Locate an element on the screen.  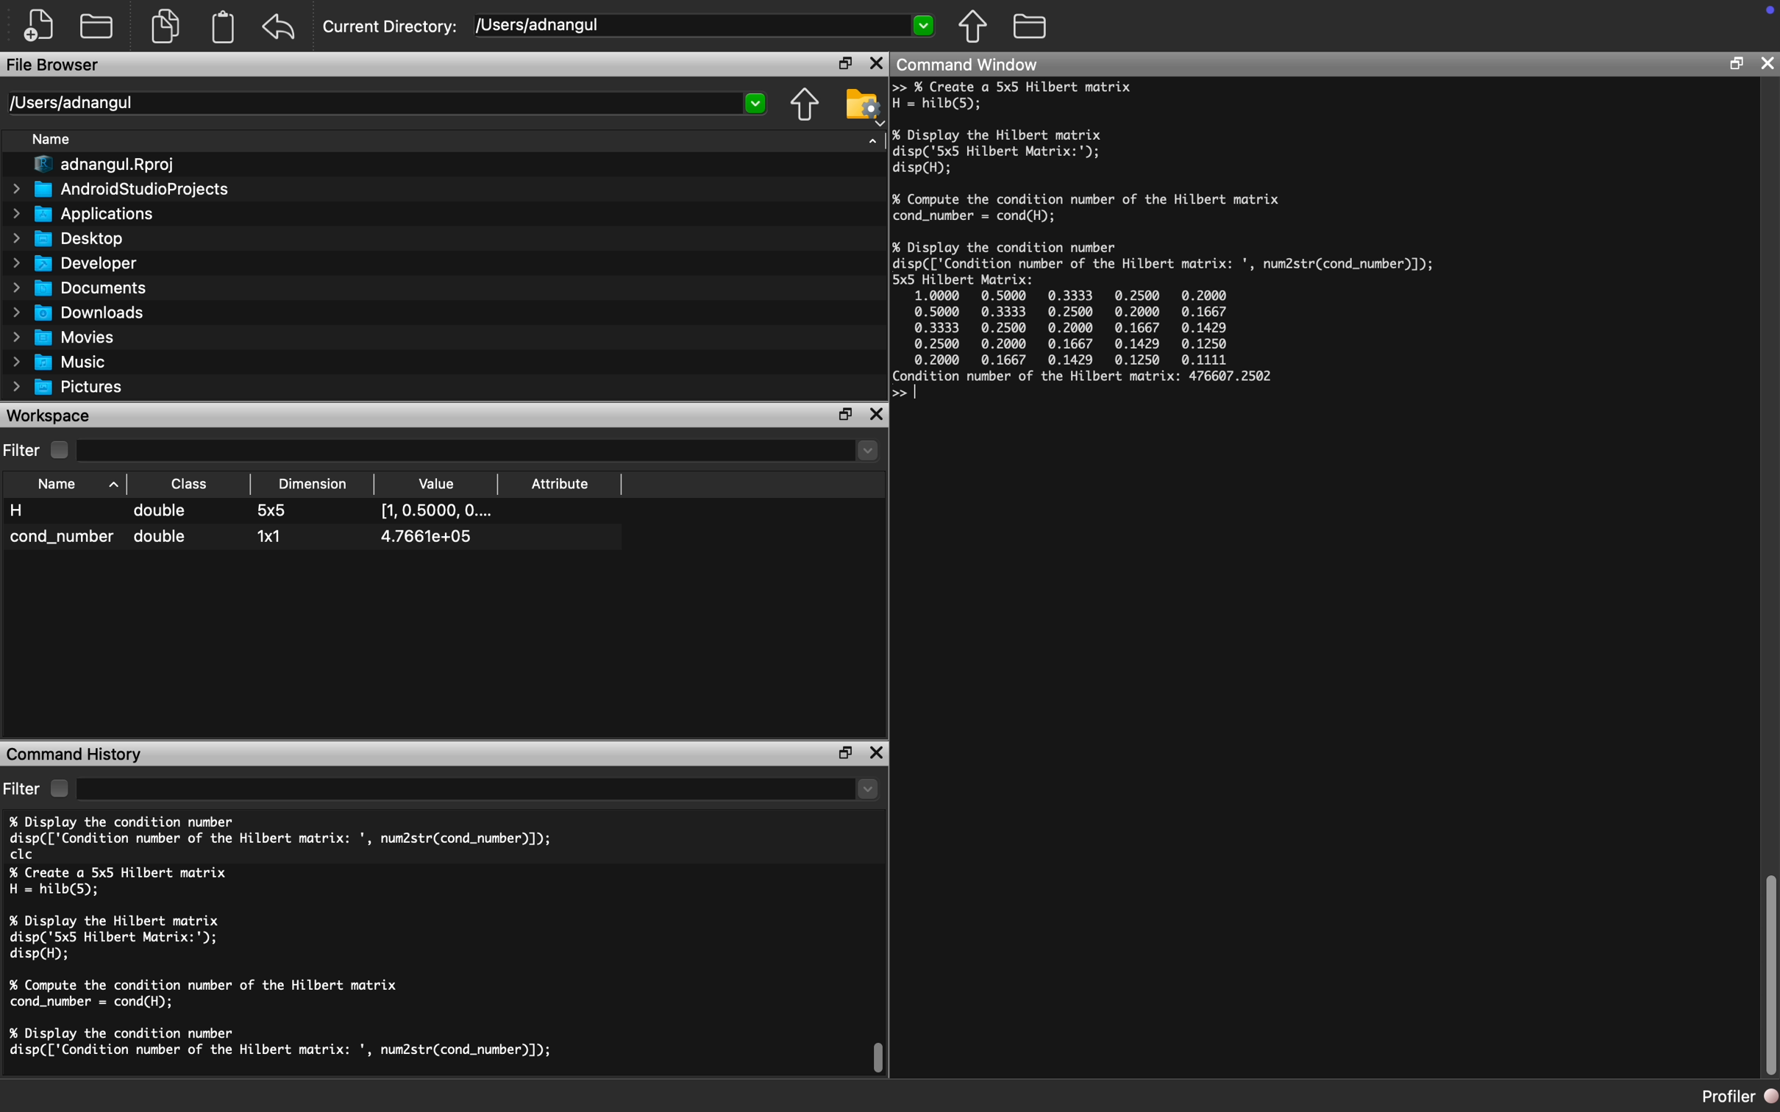
Profiler is located at coordinates (1741, 1097).